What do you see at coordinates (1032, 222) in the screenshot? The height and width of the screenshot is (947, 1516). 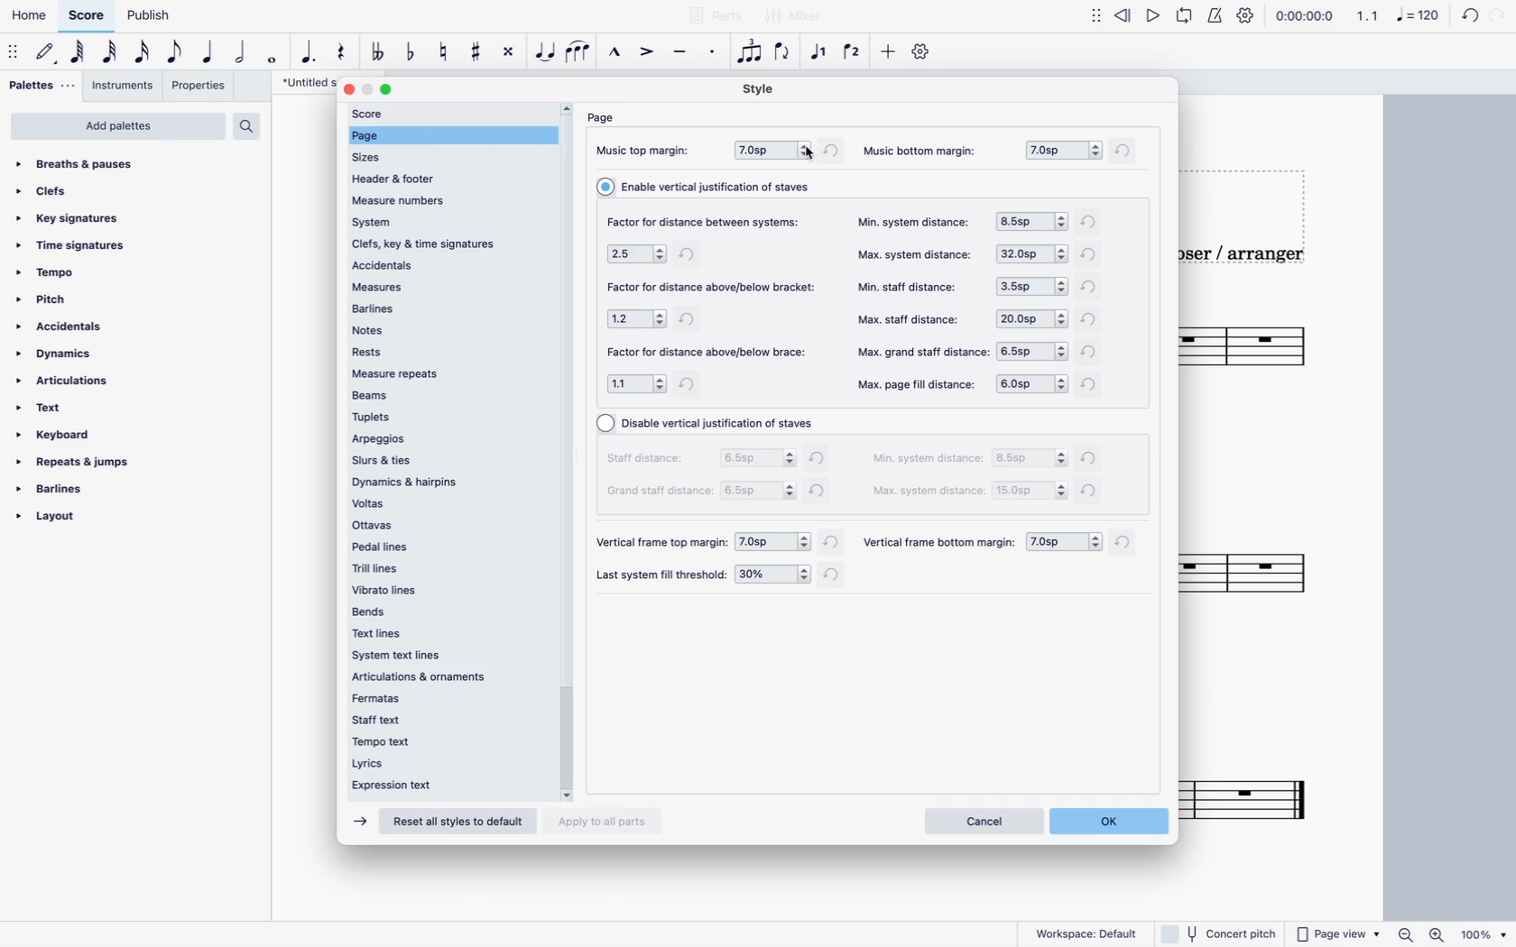 I see `options` at bounding box center [1032, 222].